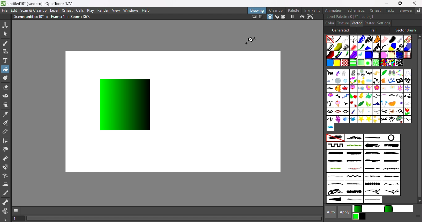  I want to click on Curl, so click(400, 47).